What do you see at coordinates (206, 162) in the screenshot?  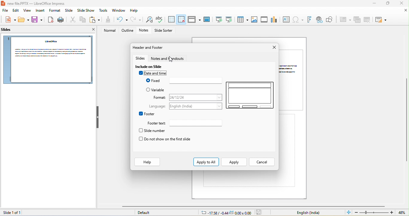 I see `apply to all` at bounding box center [206, 162].